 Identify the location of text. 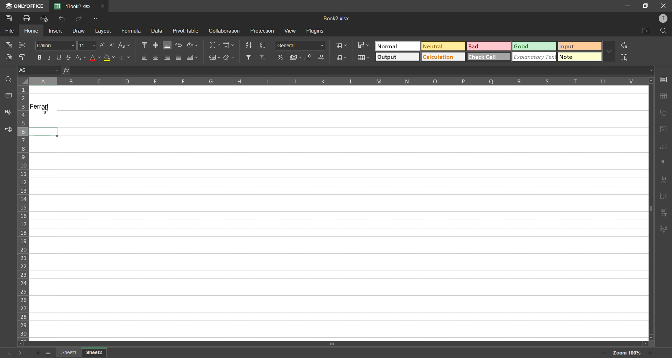
(662, 178).